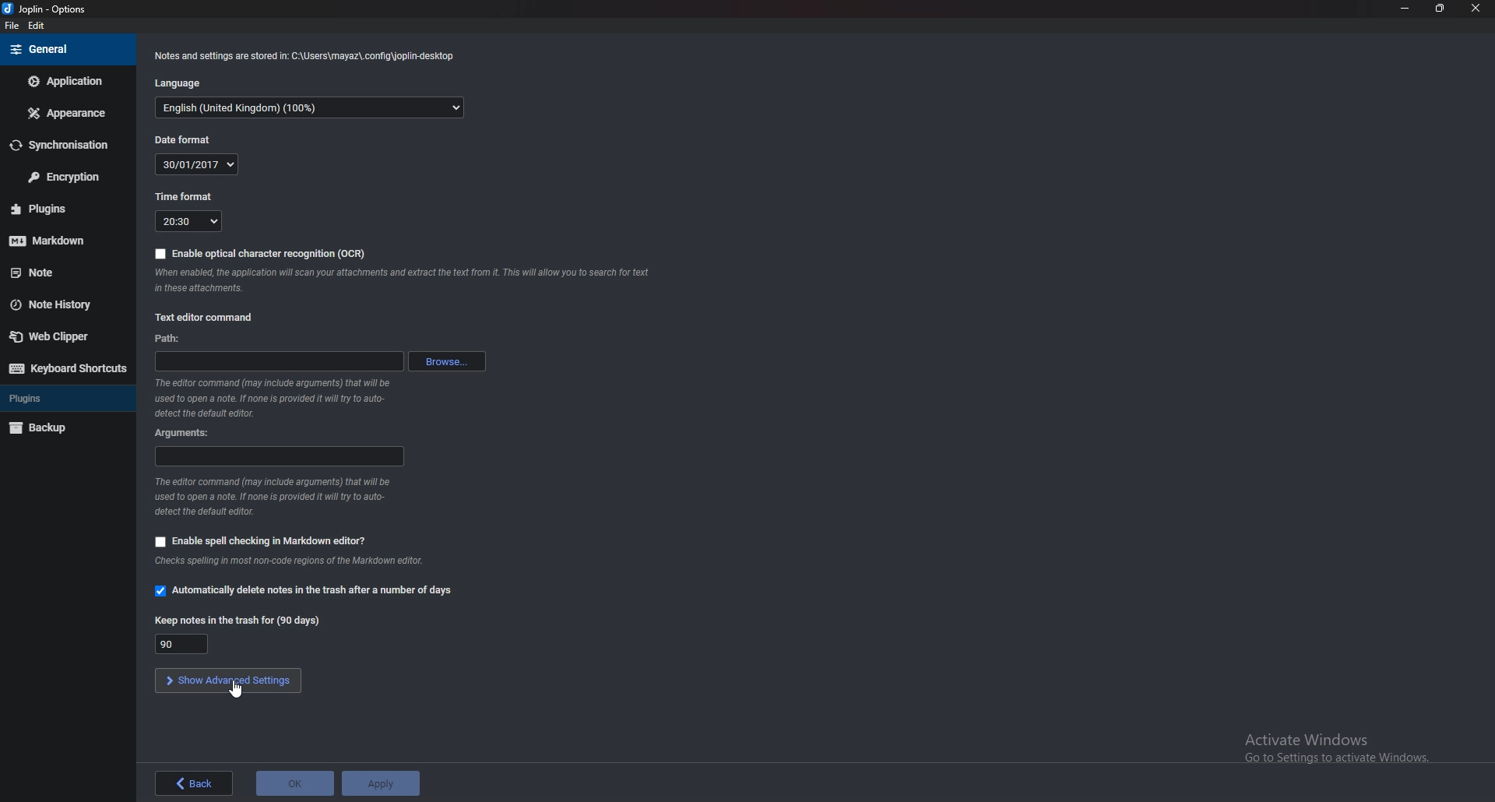  Describe the element at coordinates (62, 144) in the screenshot. I see `Synchronization` at that location.